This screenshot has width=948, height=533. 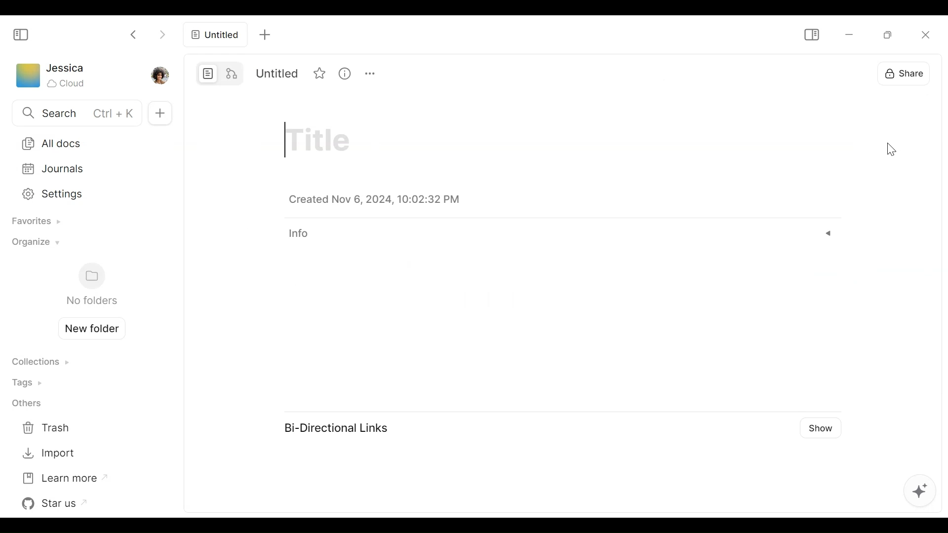 I want to click on Restore, so click(x=889, y=34).